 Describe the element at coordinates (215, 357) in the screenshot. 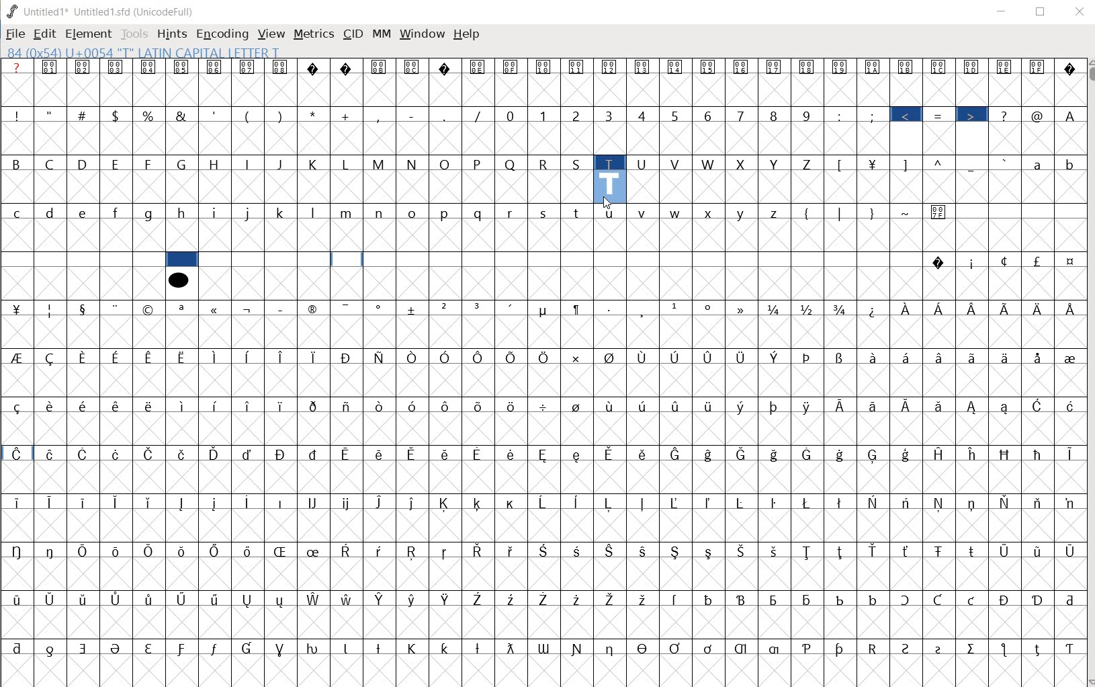

I see `Symbol` at that location.